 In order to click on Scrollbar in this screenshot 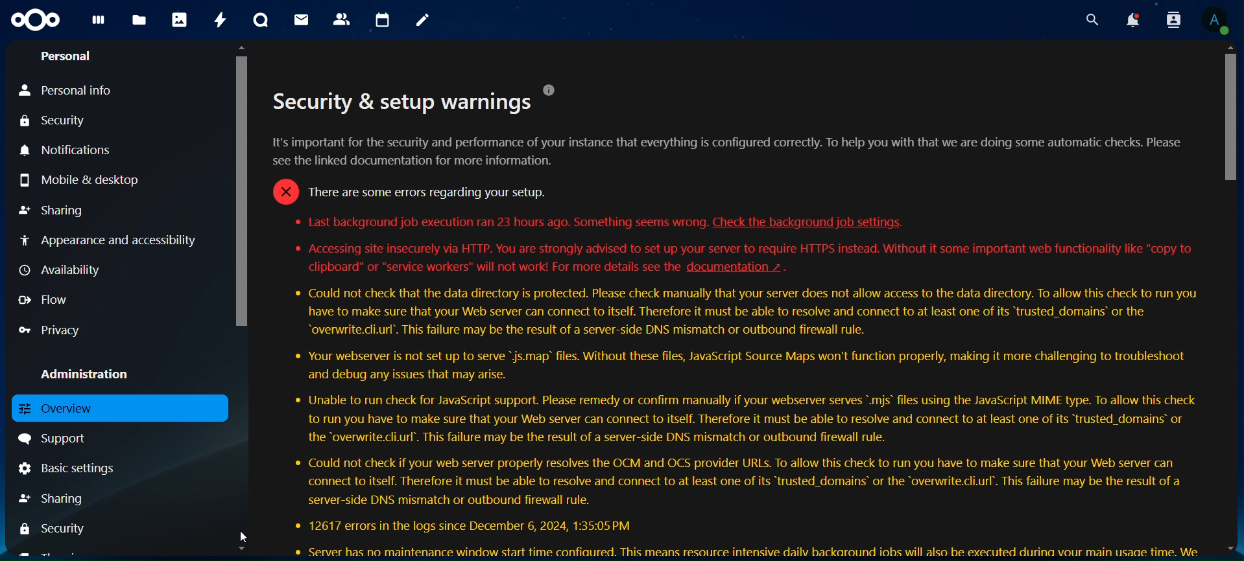, I will do `click(244, 300)`.